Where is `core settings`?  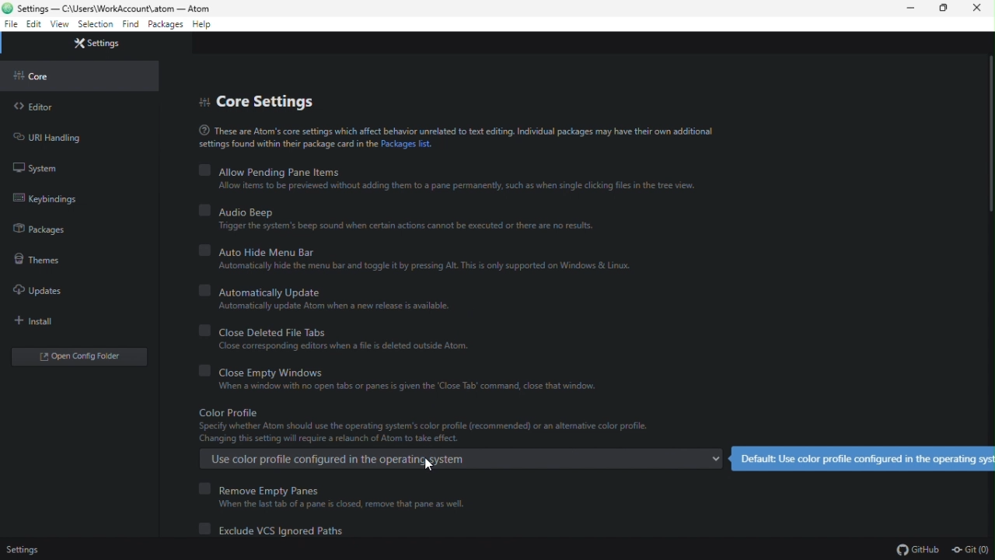
core settings is located at coordinates (261, 100).